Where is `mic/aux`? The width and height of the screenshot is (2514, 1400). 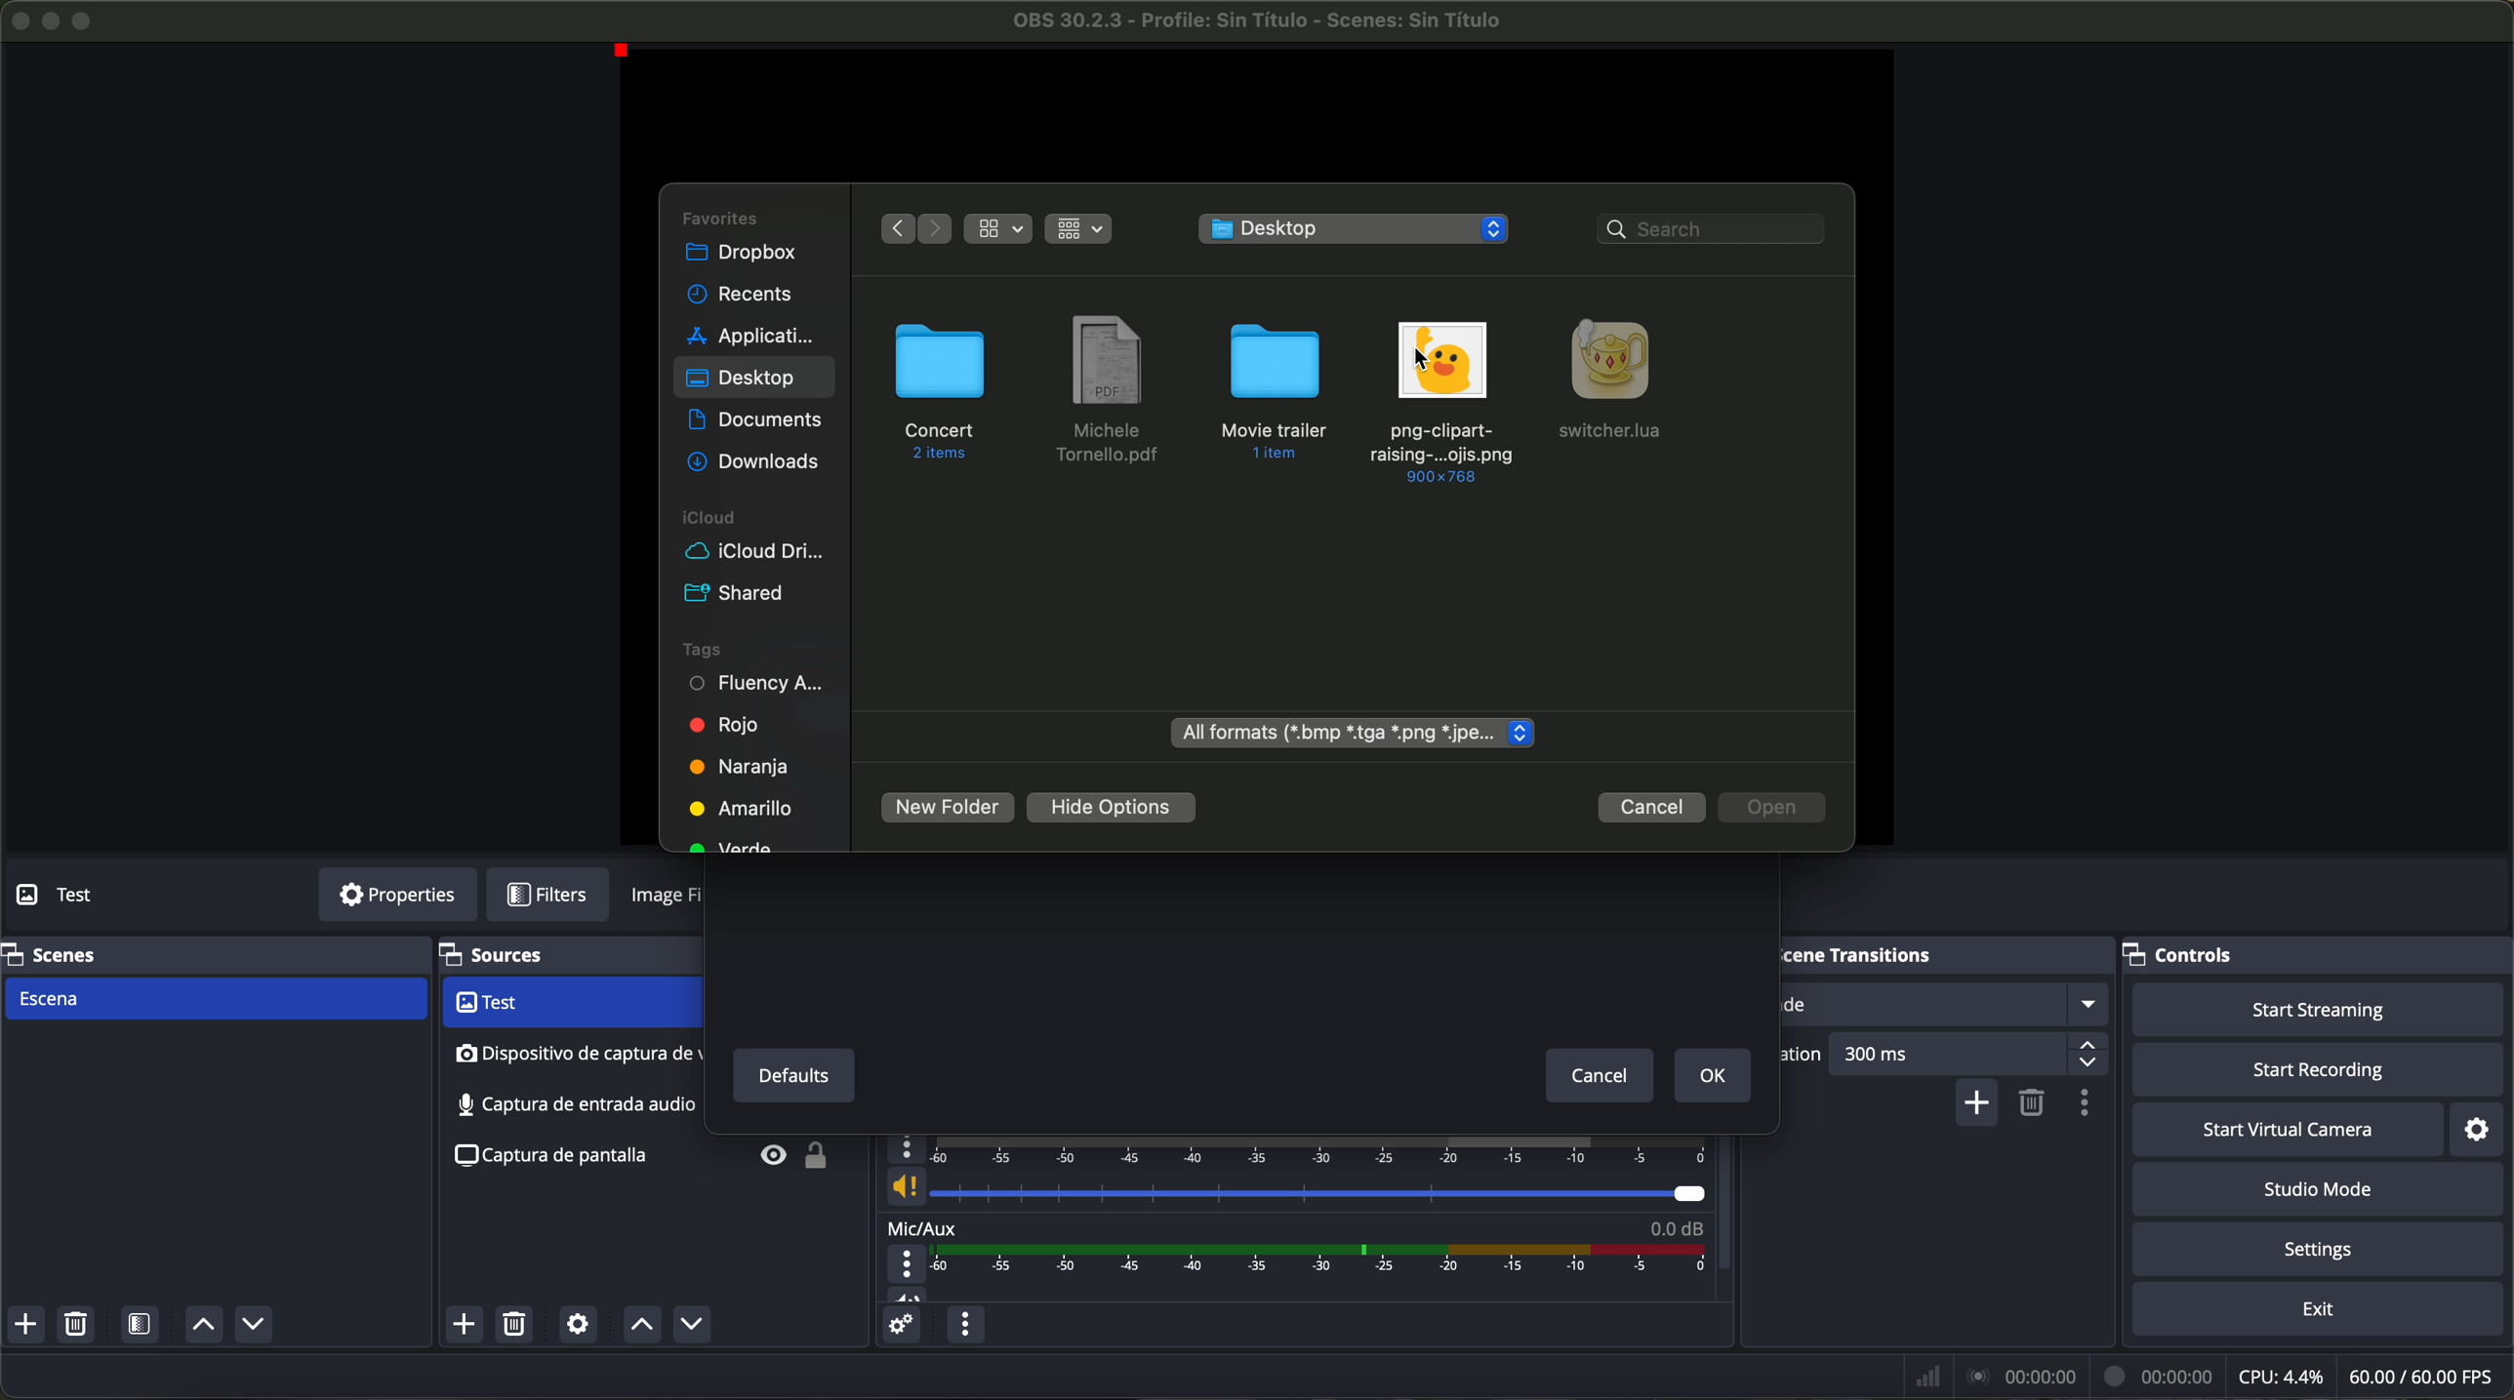 mic/aux is located at coordinates (923, 1226).